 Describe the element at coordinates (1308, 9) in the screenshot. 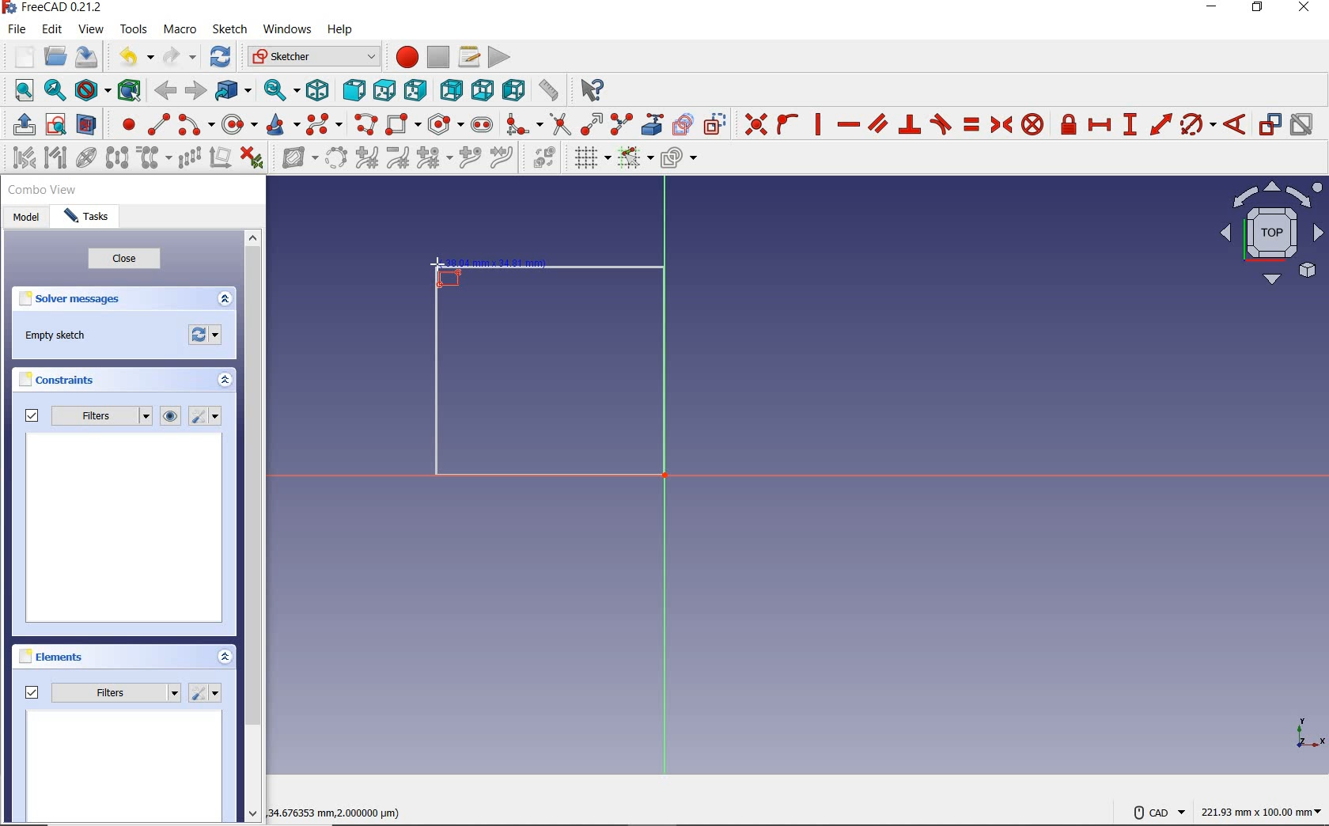

I see `close` at that location.